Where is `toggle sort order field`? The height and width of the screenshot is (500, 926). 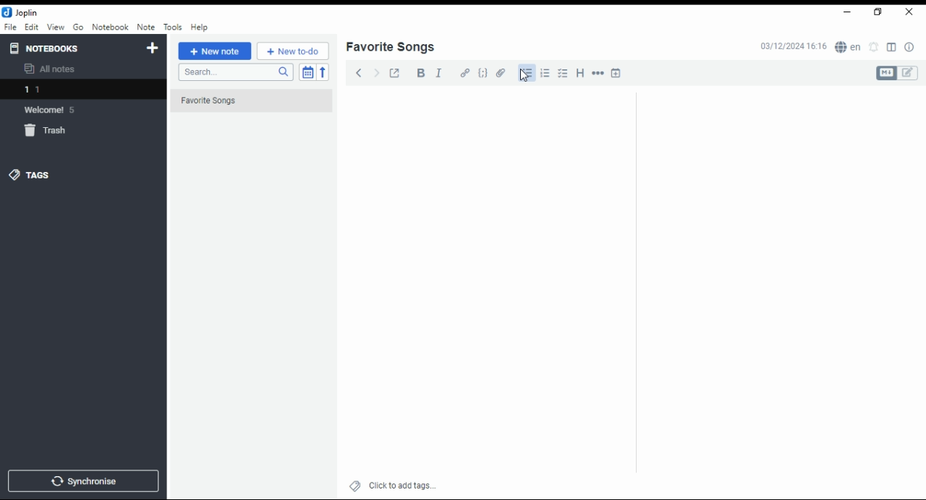
toggle sort order field is located at coordinates (307, 72).